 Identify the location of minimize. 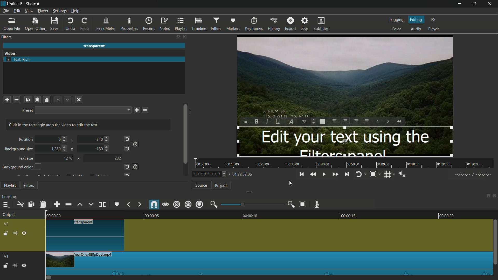
(460, 4).